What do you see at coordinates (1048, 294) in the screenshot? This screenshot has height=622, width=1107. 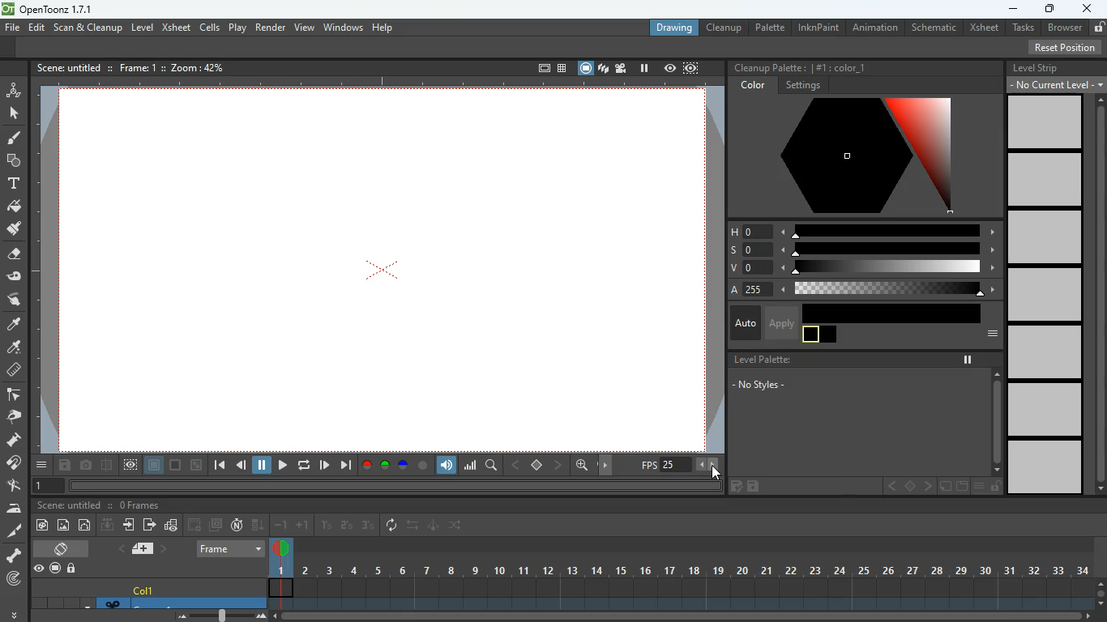 I see `level` at bounding box center [1048, 294].